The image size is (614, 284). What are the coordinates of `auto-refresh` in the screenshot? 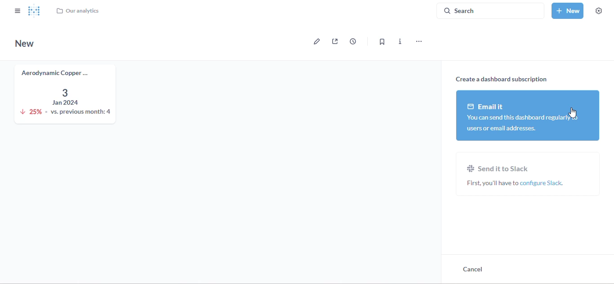 It's located at (353, 41).